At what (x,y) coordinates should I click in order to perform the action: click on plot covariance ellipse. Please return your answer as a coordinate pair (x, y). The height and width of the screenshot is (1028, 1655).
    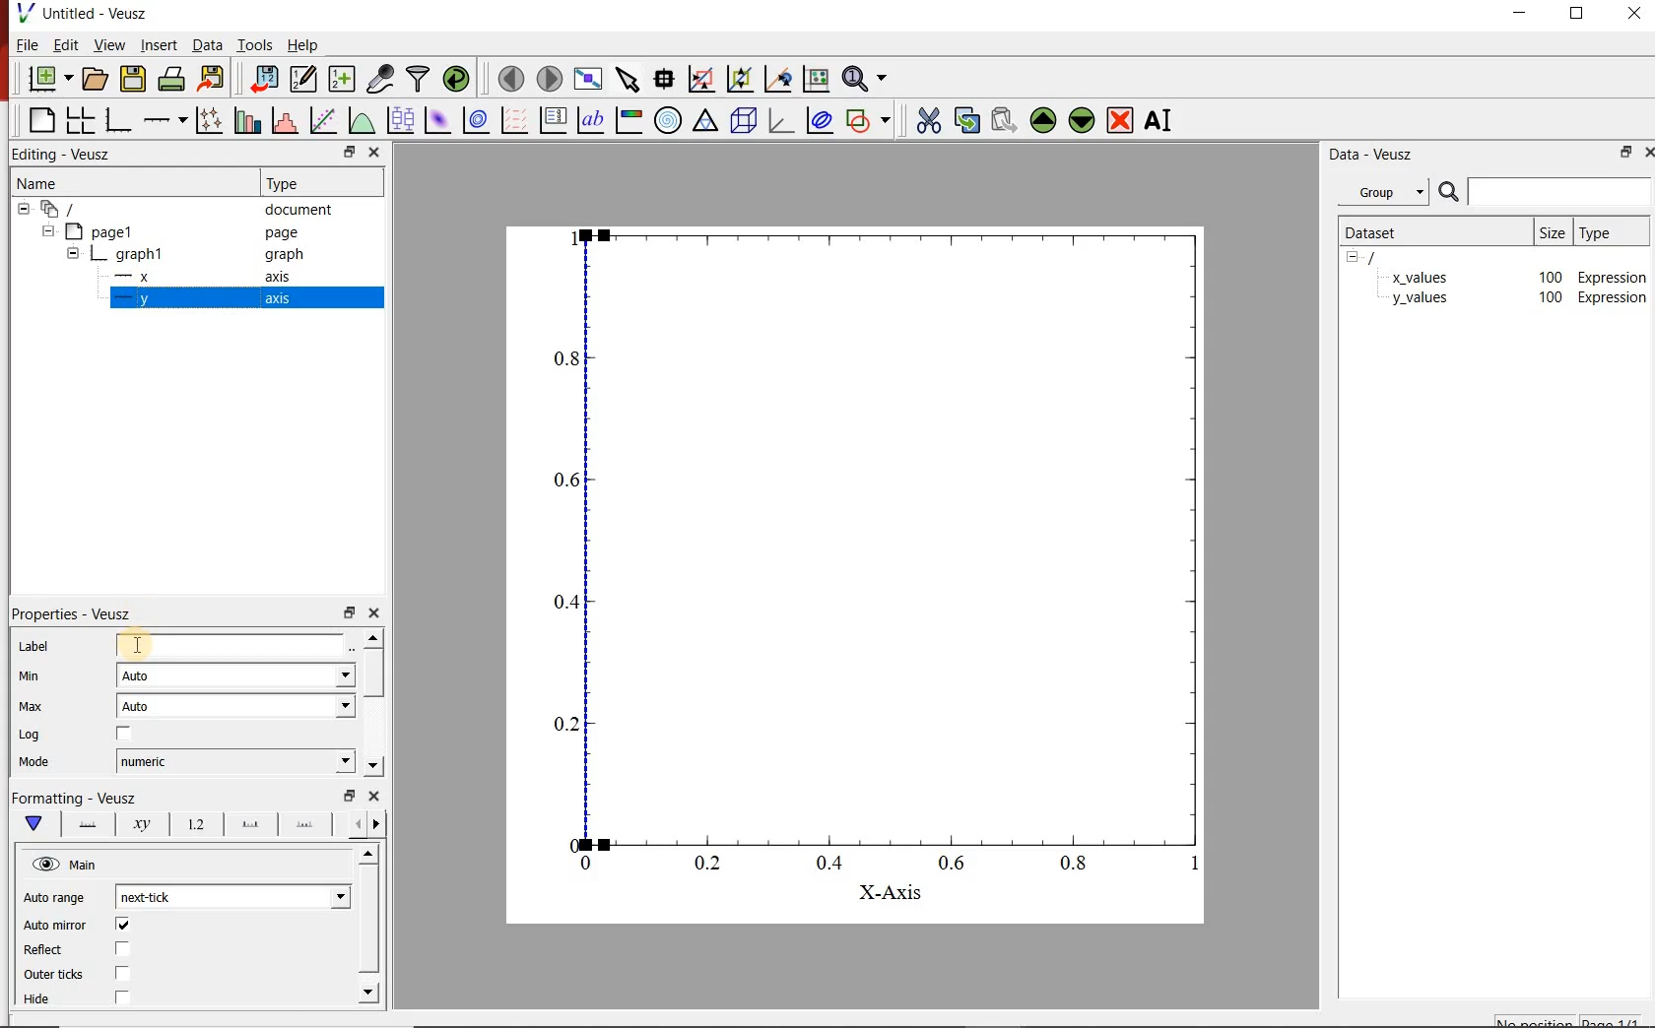
    Looking at the image, I should click on (818, 120).